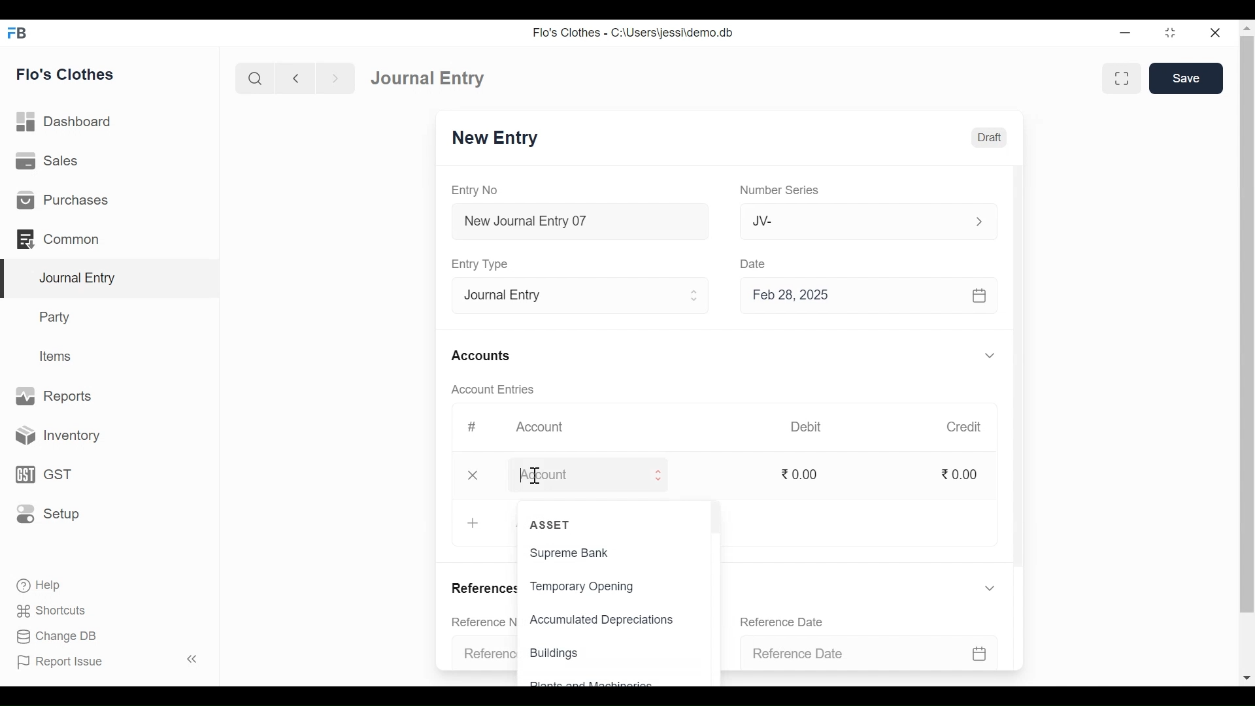 This screenshot has height=706, width=1255. What do you see at coordinates (569, 295) in the screenshot?
I see `Entry Type` at bounding box center [569, 295].